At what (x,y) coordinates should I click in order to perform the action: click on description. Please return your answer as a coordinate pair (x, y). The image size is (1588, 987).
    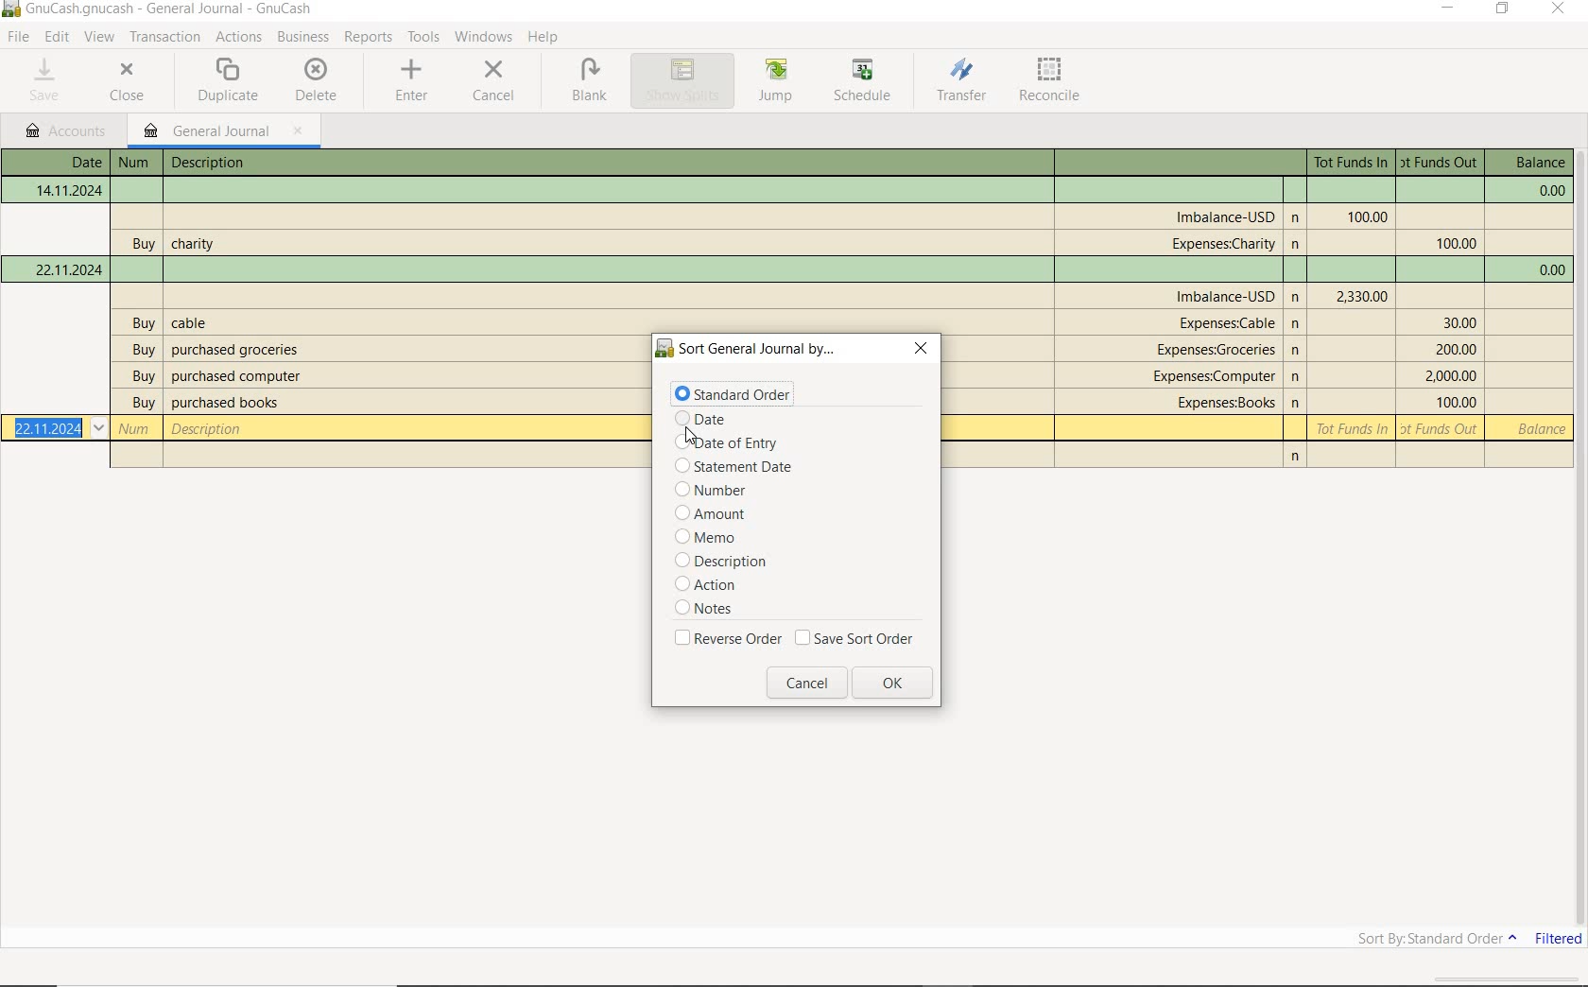
    Looking at the image, I should click on (209, 428).